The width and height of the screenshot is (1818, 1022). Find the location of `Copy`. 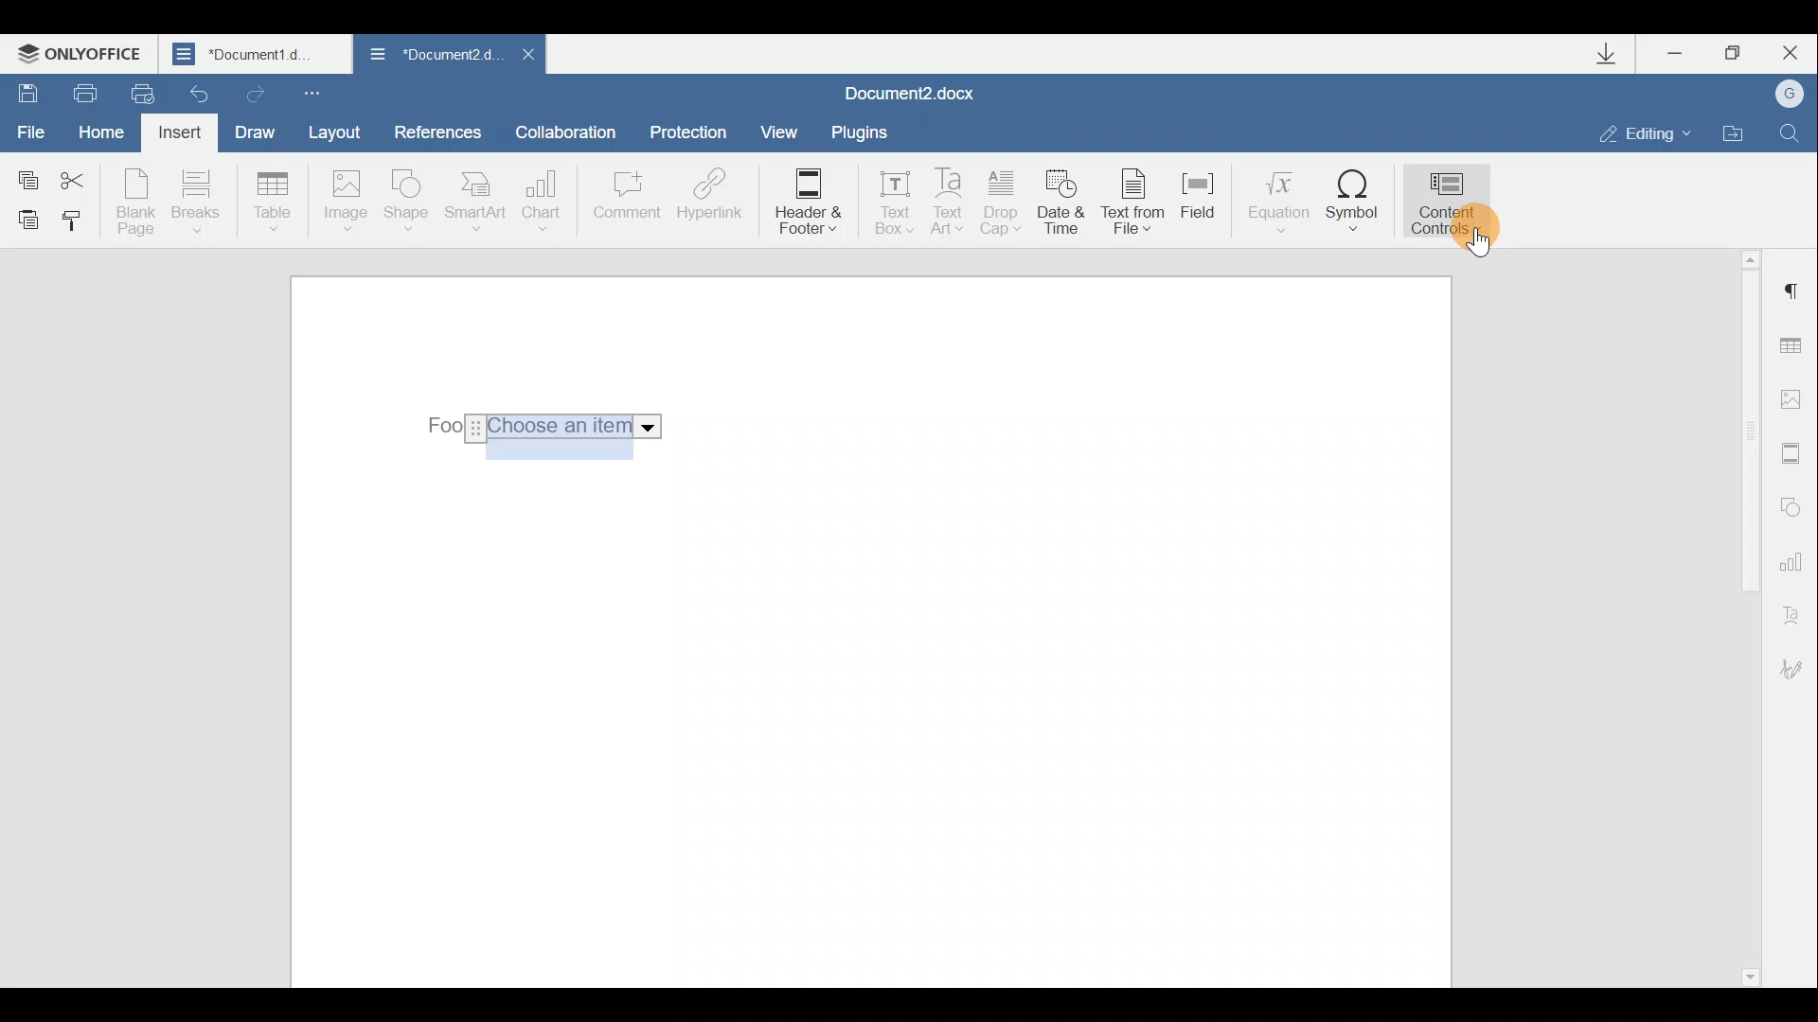

Copy is located at coordinates (27, 176).